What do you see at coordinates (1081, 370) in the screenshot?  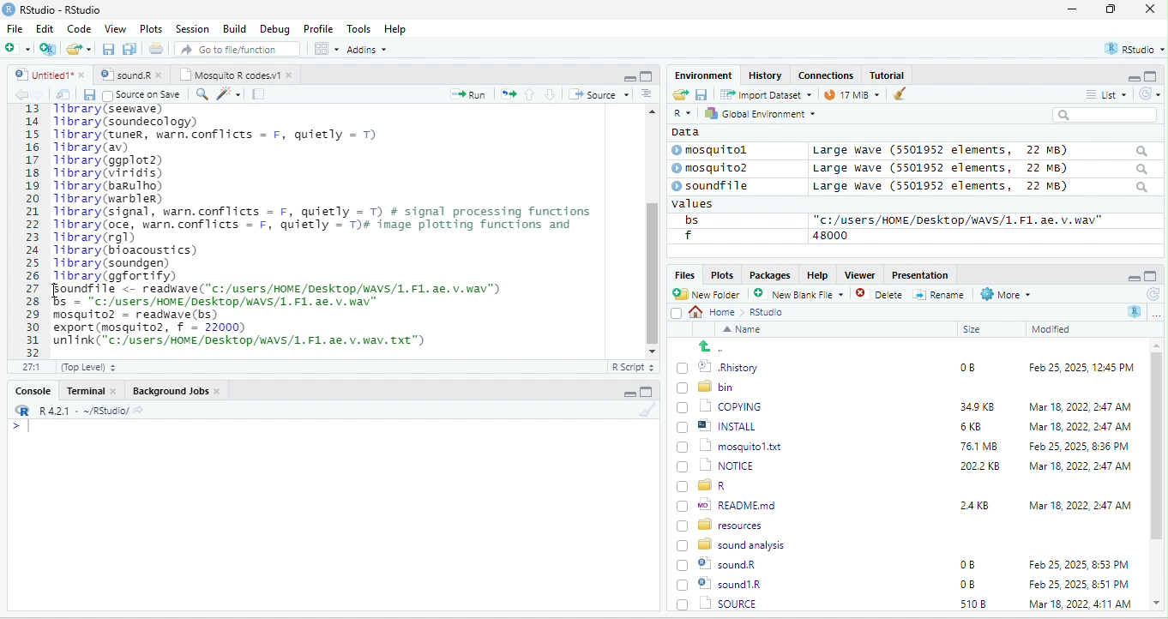 I see `Feb 25, 2025, 12:45 PM` at bounding box center [1081, 370].